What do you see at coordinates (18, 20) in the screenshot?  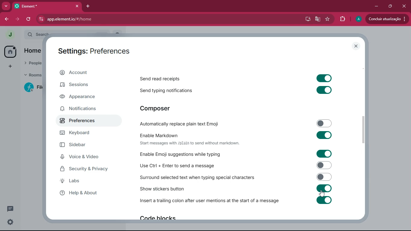 I see `forward` at bounding box center [18, 20].